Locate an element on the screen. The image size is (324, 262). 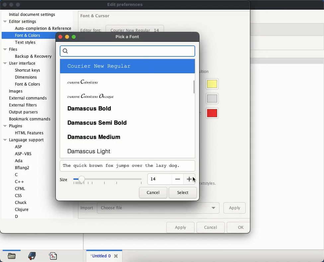
cursive chancery is located at coordinates (126, 81).